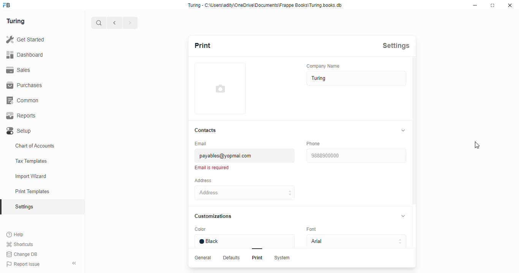 Image resolution: width=519 pixels, height=273 pixels. What do you see at coordinates (208, 180) in the screenshot?
I see `‘Address` at bounding box center [208, 180].